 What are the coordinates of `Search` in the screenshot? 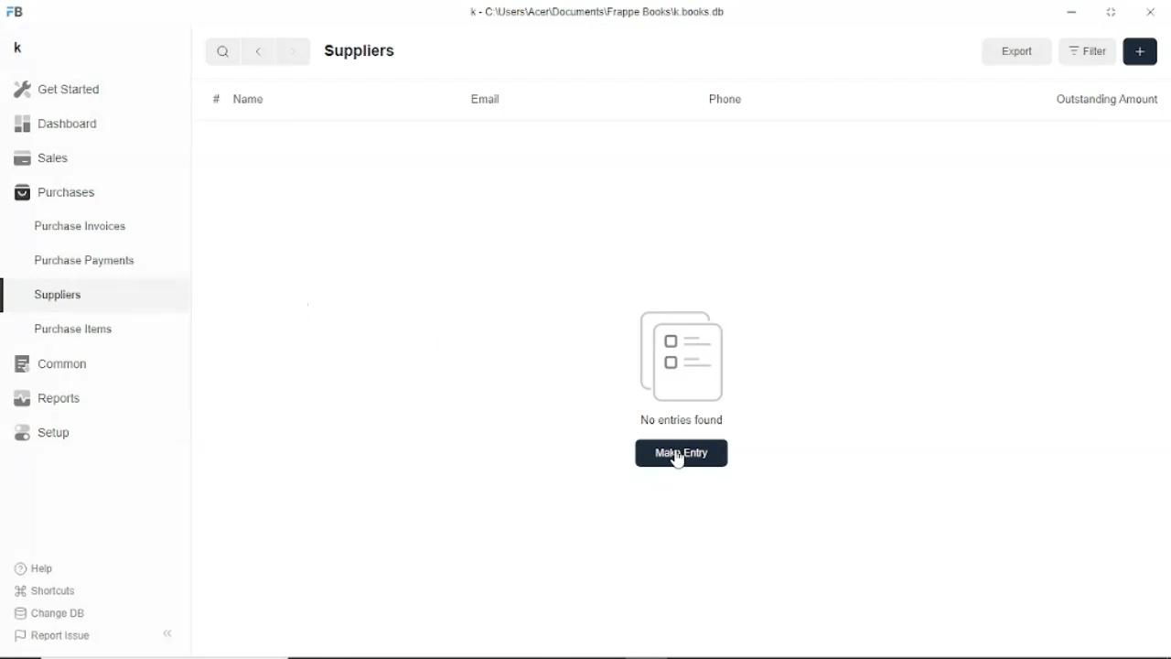 It's located at (223, 51).